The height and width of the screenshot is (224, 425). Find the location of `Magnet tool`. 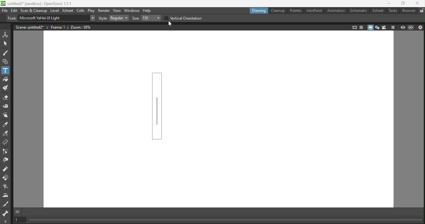

Magnet tool is located at coordinates (6, 177).